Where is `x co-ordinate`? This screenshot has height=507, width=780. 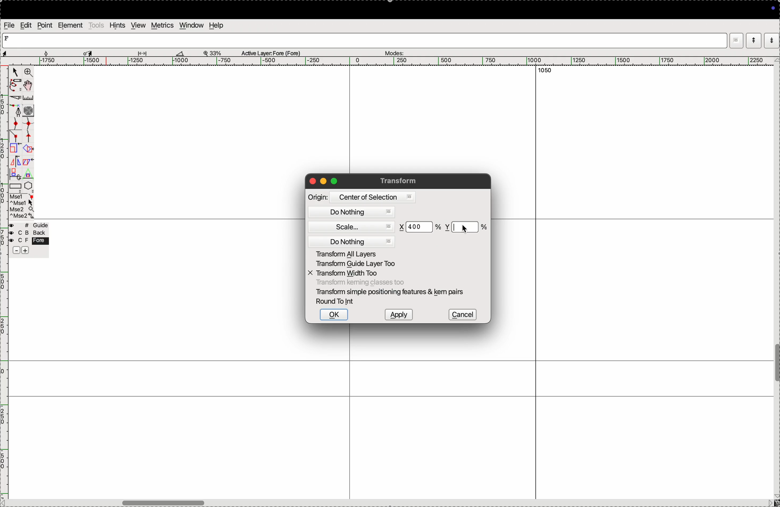
x co-ordinate is located at coordinates (402, 227).